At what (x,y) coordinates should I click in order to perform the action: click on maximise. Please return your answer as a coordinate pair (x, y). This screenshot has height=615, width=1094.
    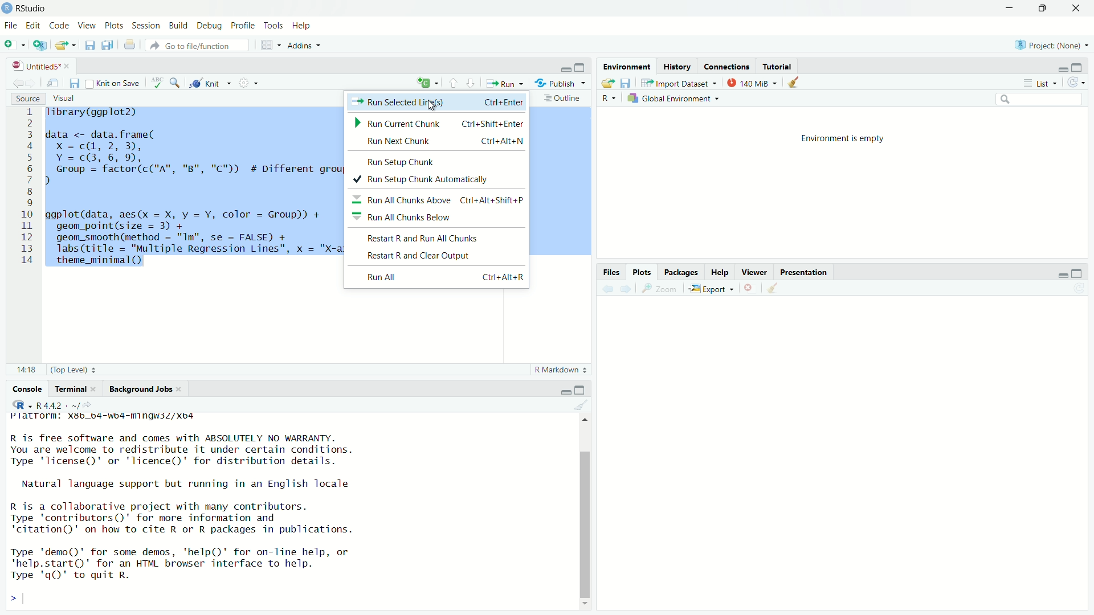
    Looking at the image, I should click on (586, 388).